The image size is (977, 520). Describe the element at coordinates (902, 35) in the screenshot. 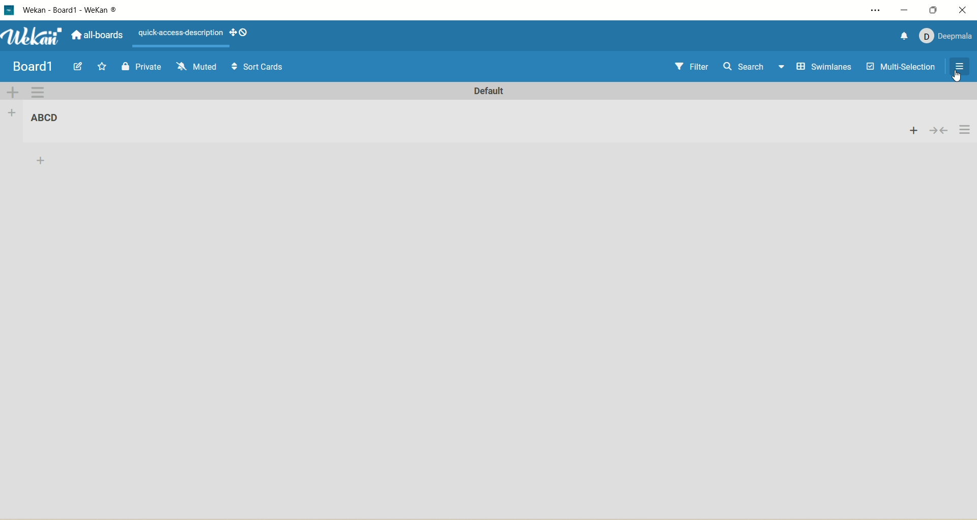

I see `notification` at that location.